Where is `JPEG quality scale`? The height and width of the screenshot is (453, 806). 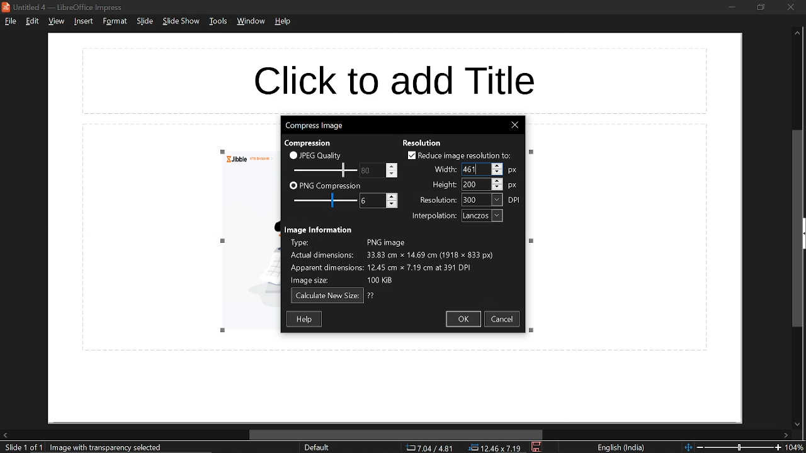 JPEG quality scale is located at coordinates (326, 169).